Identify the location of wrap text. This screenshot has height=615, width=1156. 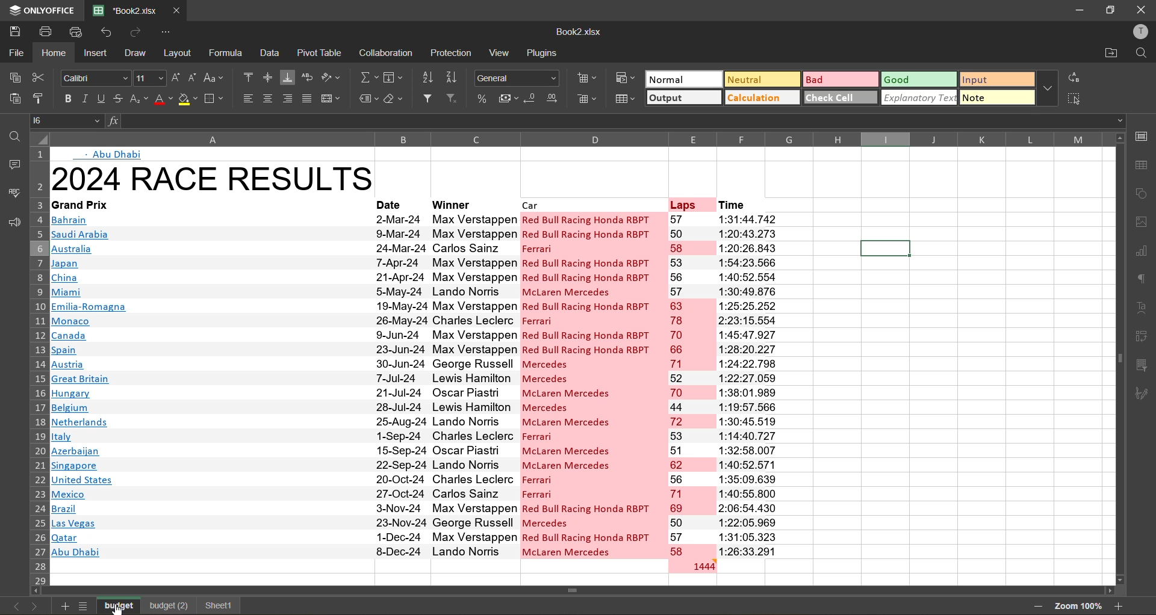
(310, 78).